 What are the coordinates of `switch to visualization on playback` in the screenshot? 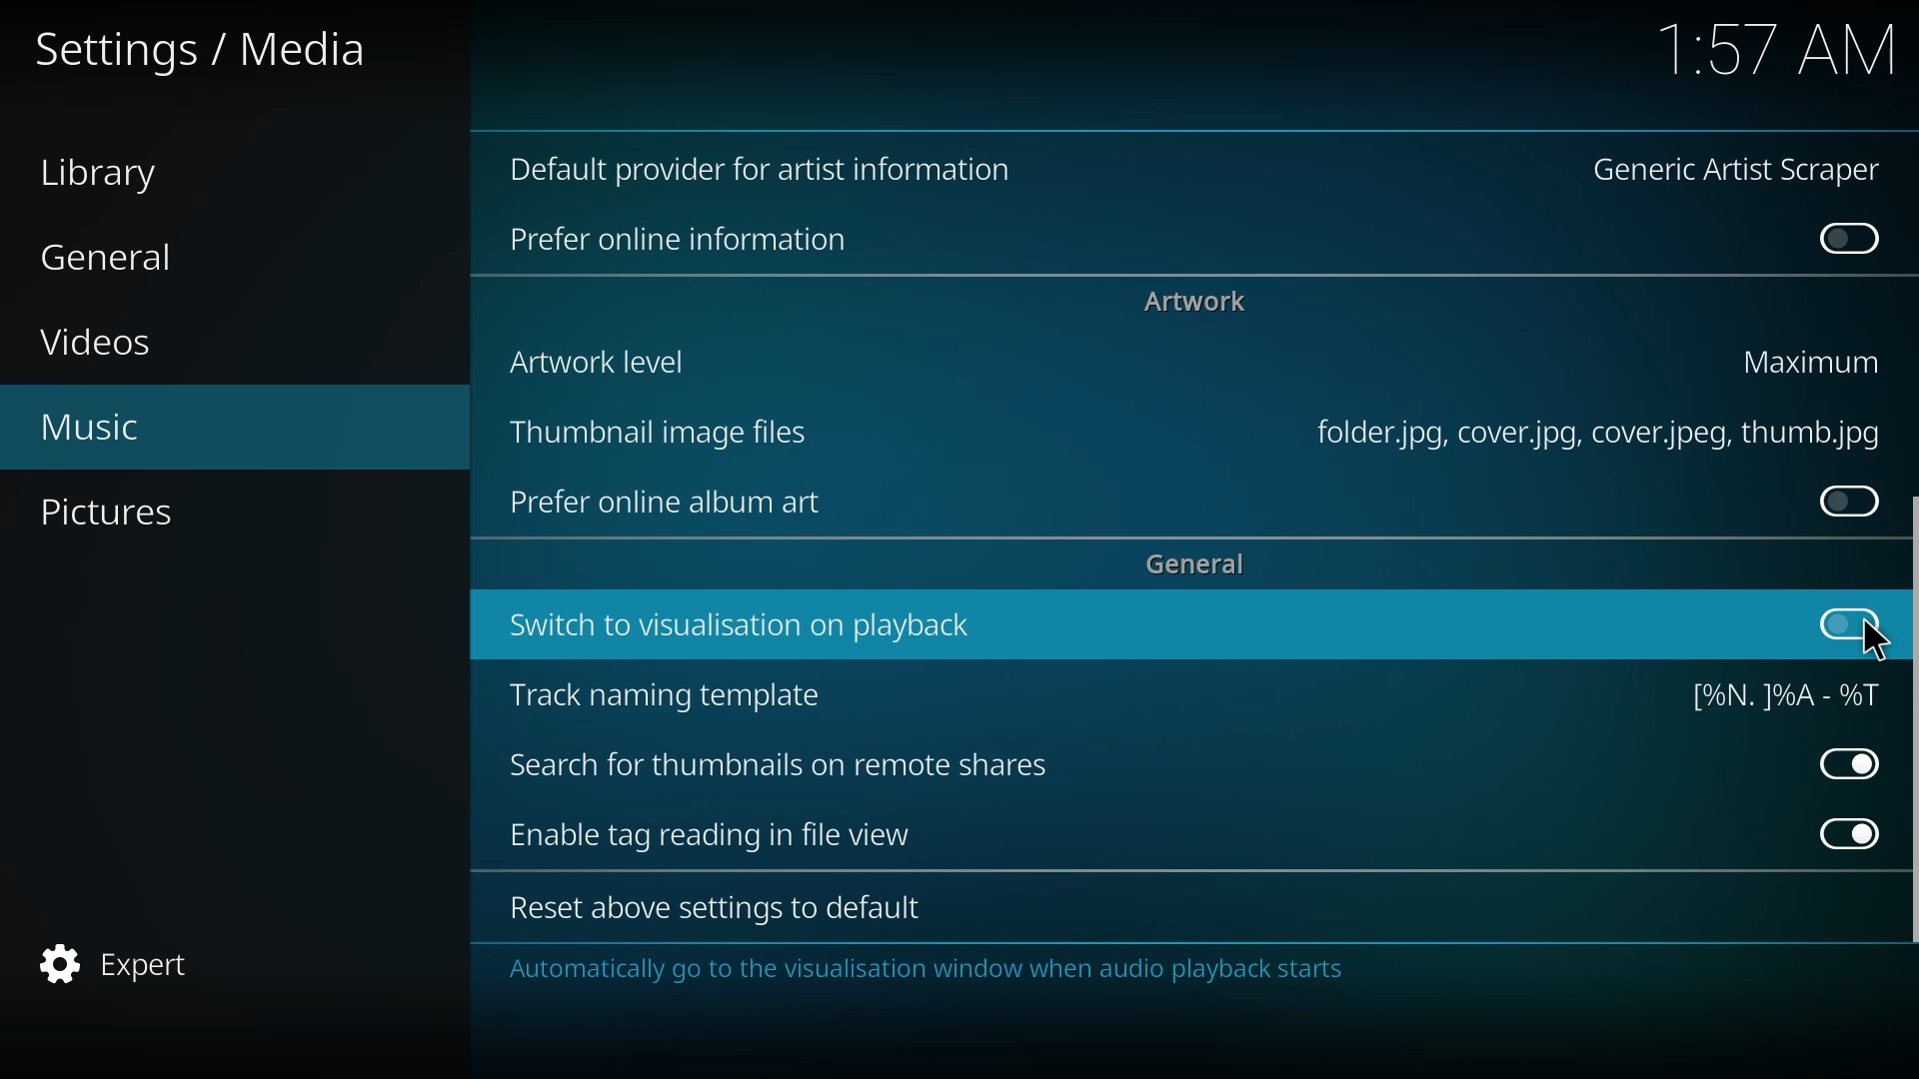 It's located at (735, 626).